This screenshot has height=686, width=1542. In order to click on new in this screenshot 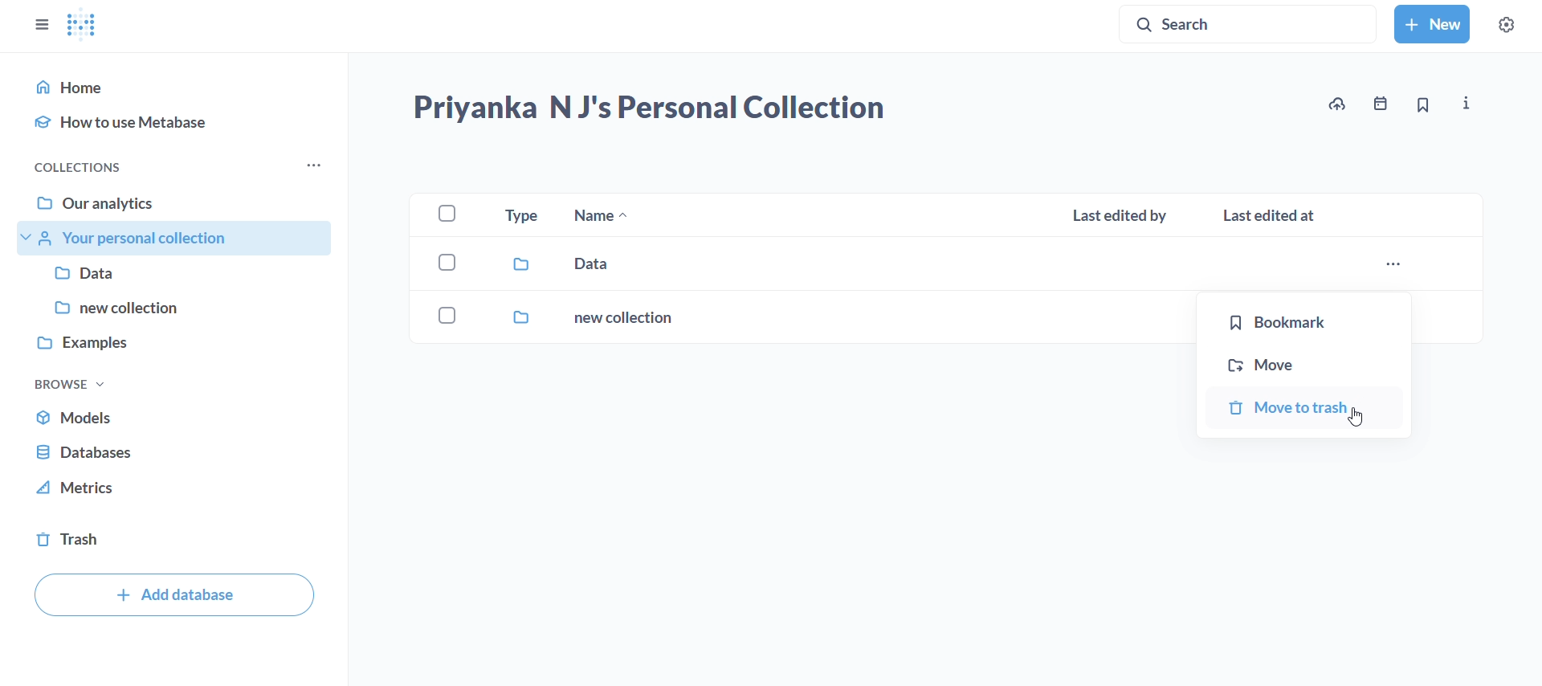, I will do `click(1433, 25)`.